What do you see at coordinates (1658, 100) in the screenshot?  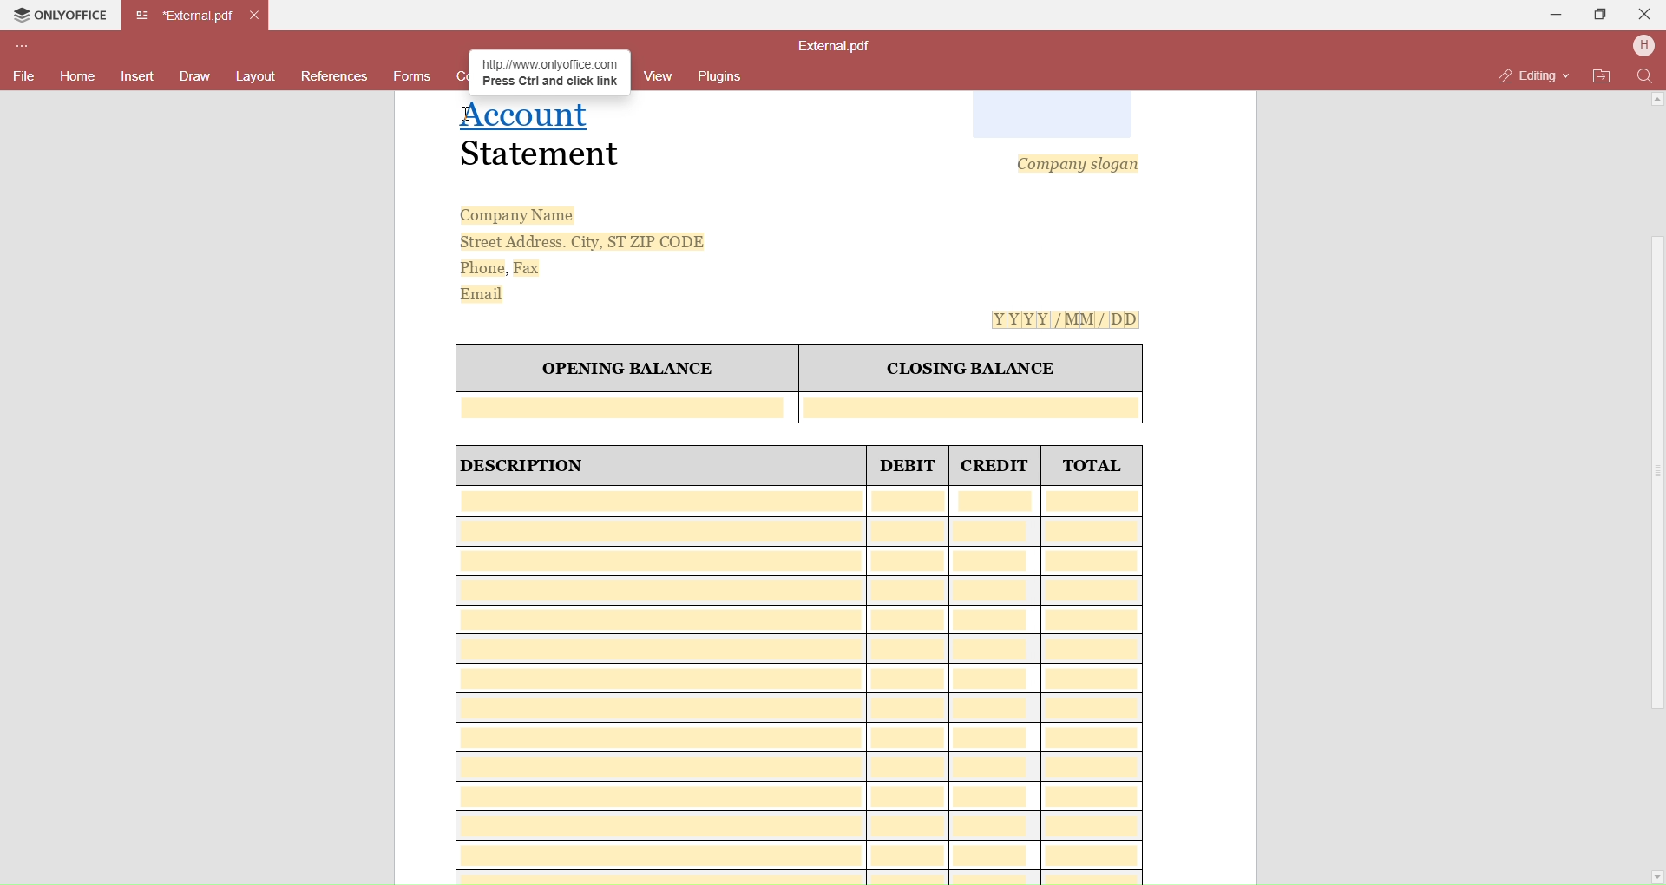 I see `Scroll Up` at bounding box center [1658, 100].